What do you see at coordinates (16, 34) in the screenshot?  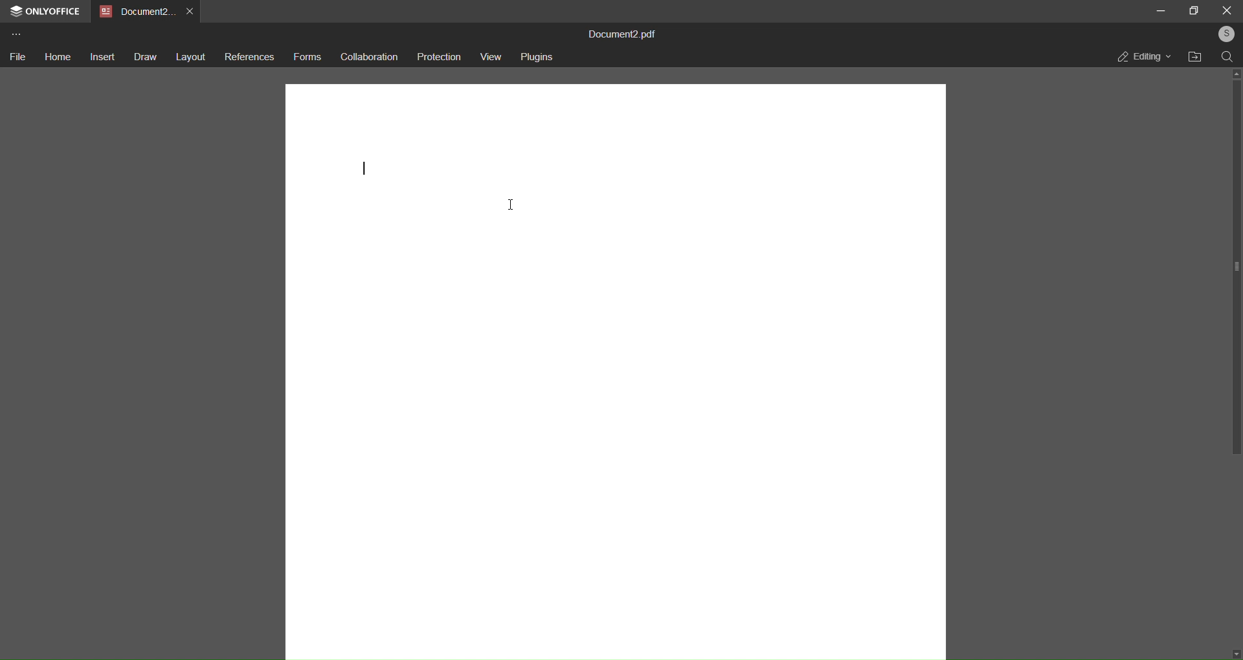 I see `more` at bounding box center [16, 34].